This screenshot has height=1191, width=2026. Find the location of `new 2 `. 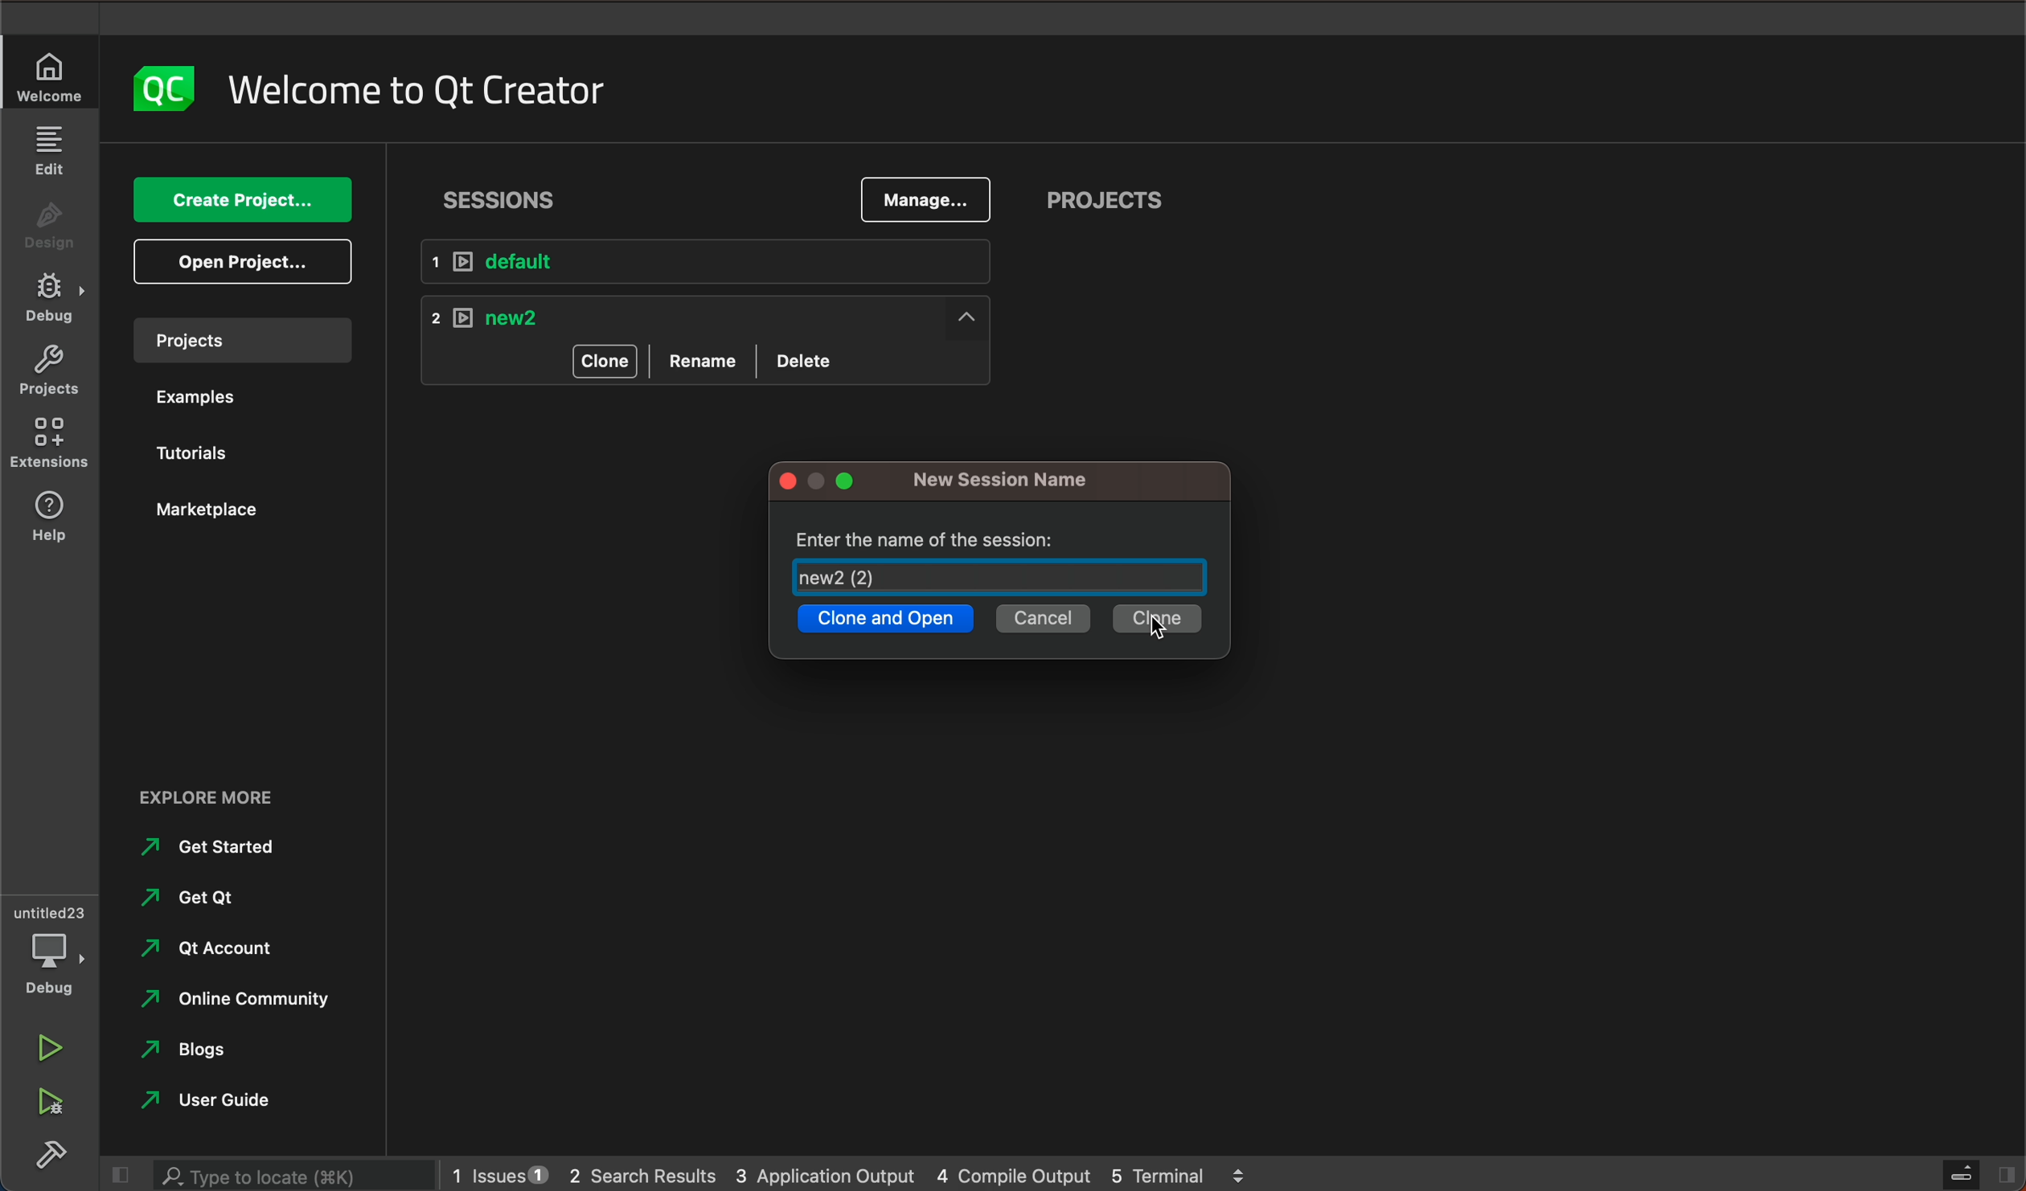

new 2  is located at coordinates (702, 313).